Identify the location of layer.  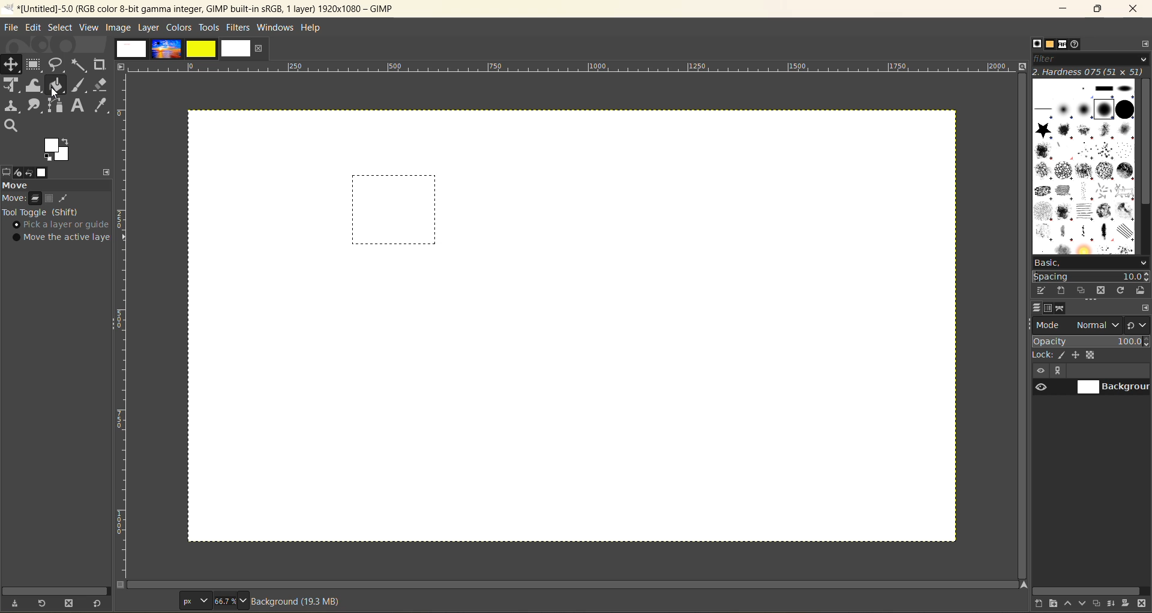
(149, 28).